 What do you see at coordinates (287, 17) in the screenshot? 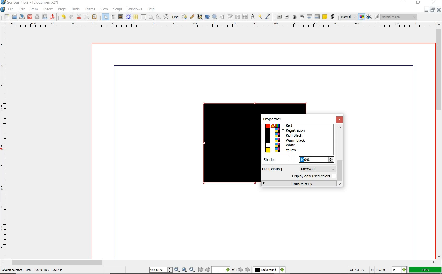
I see `pdf check box` at bounding box center [287, 17].